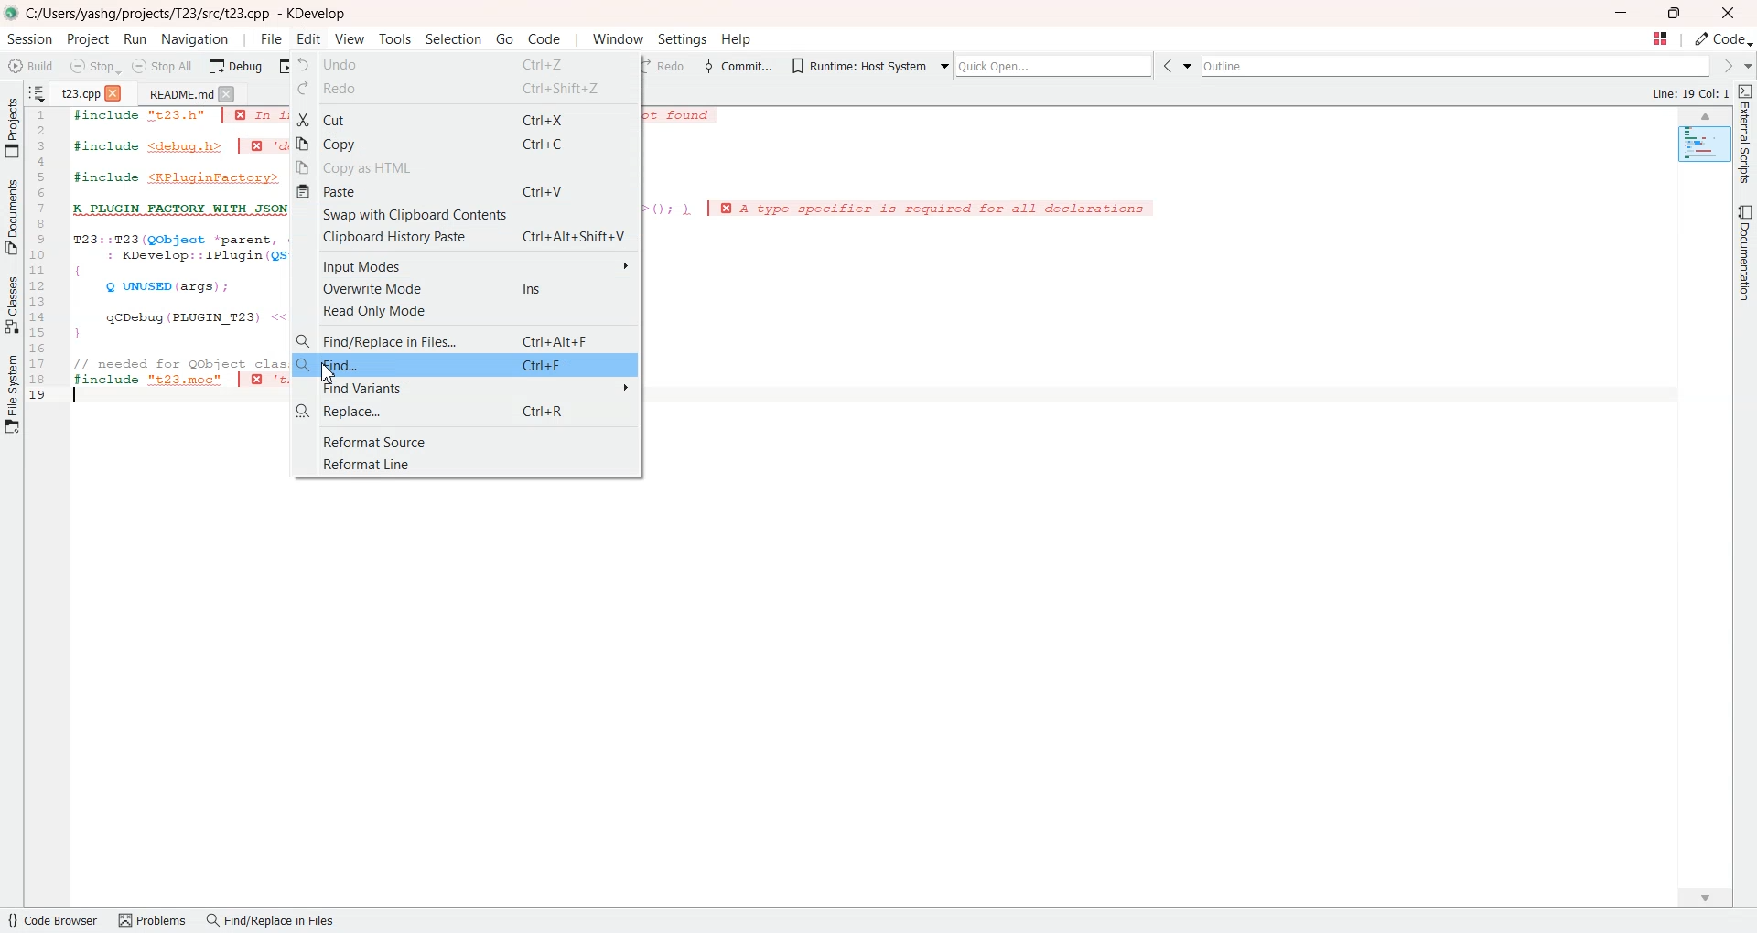 The width and height of the screenshot is (1757, 933). Describe the element at coordinates (467, 289) in the screenshot. I see `Overwrite Mode` at that location.